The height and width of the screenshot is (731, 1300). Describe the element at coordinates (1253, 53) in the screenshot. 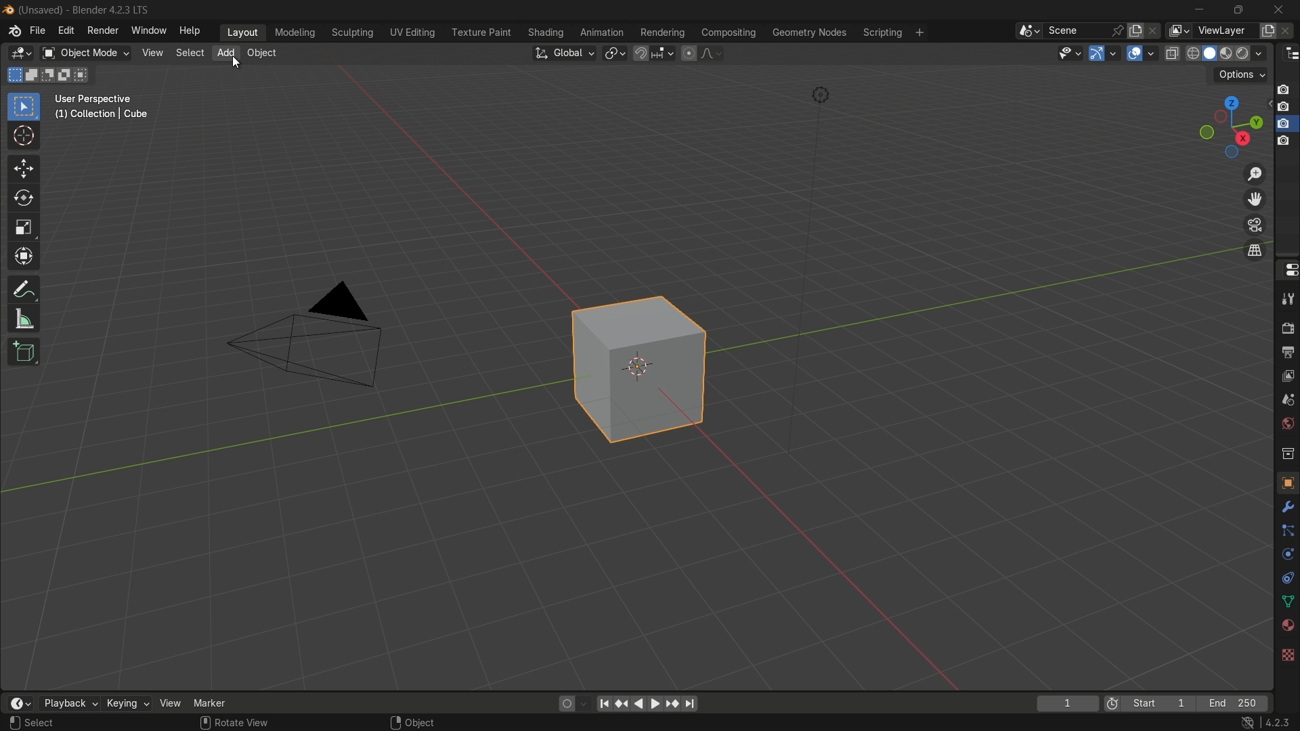

I see `material preview` at that location.